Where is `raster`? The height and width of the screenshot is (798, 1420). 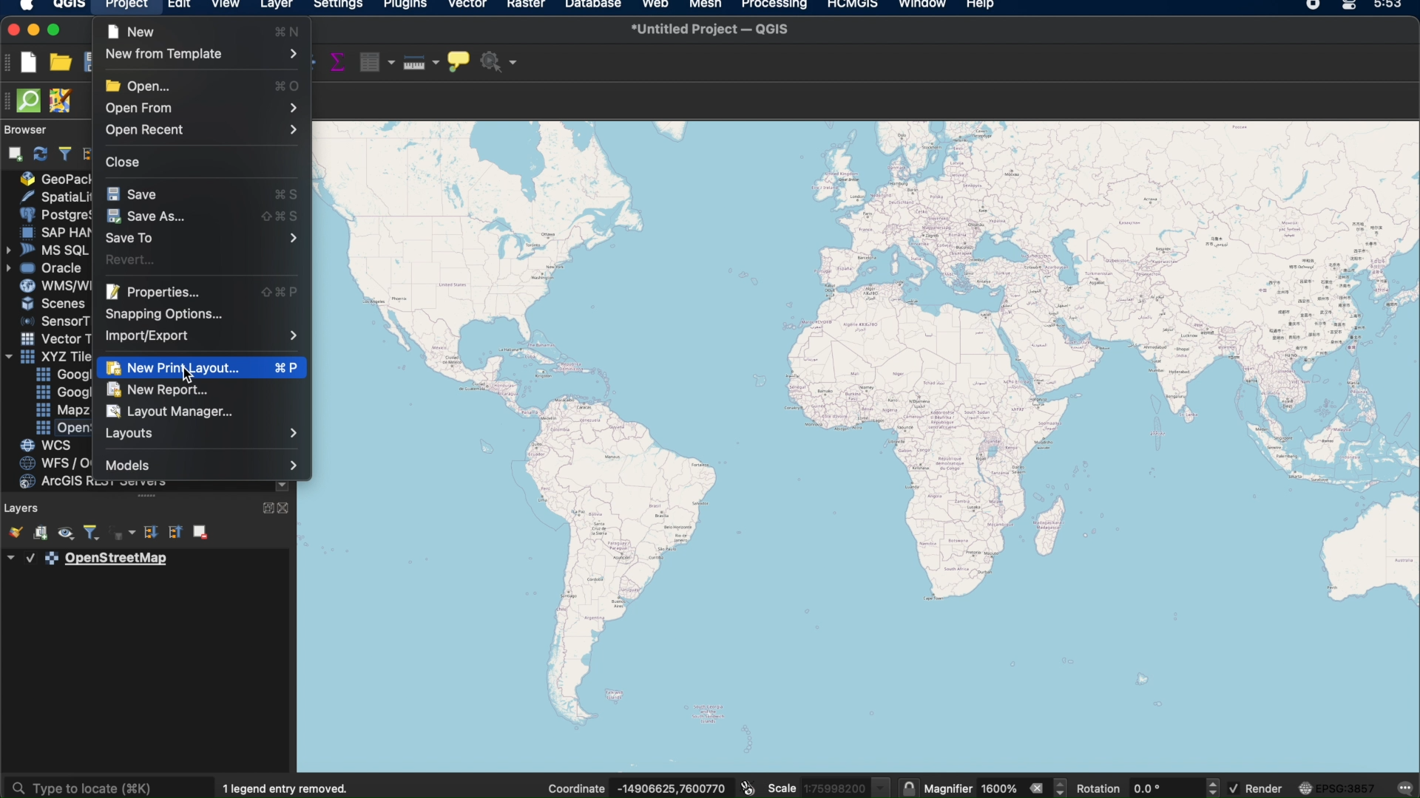
raster is located at coordinates (525, 6).